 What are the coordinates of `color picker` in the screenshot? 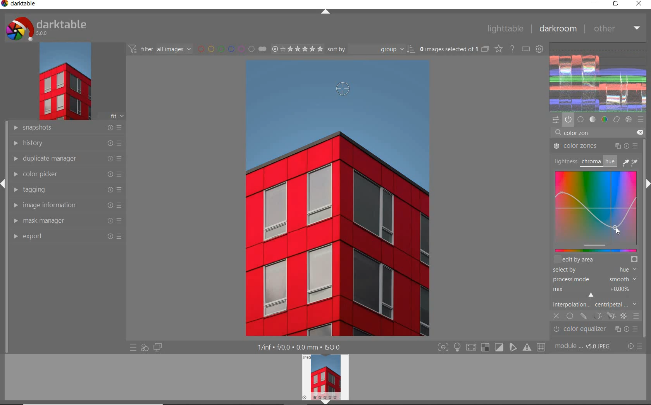 It's located at (66, 175).